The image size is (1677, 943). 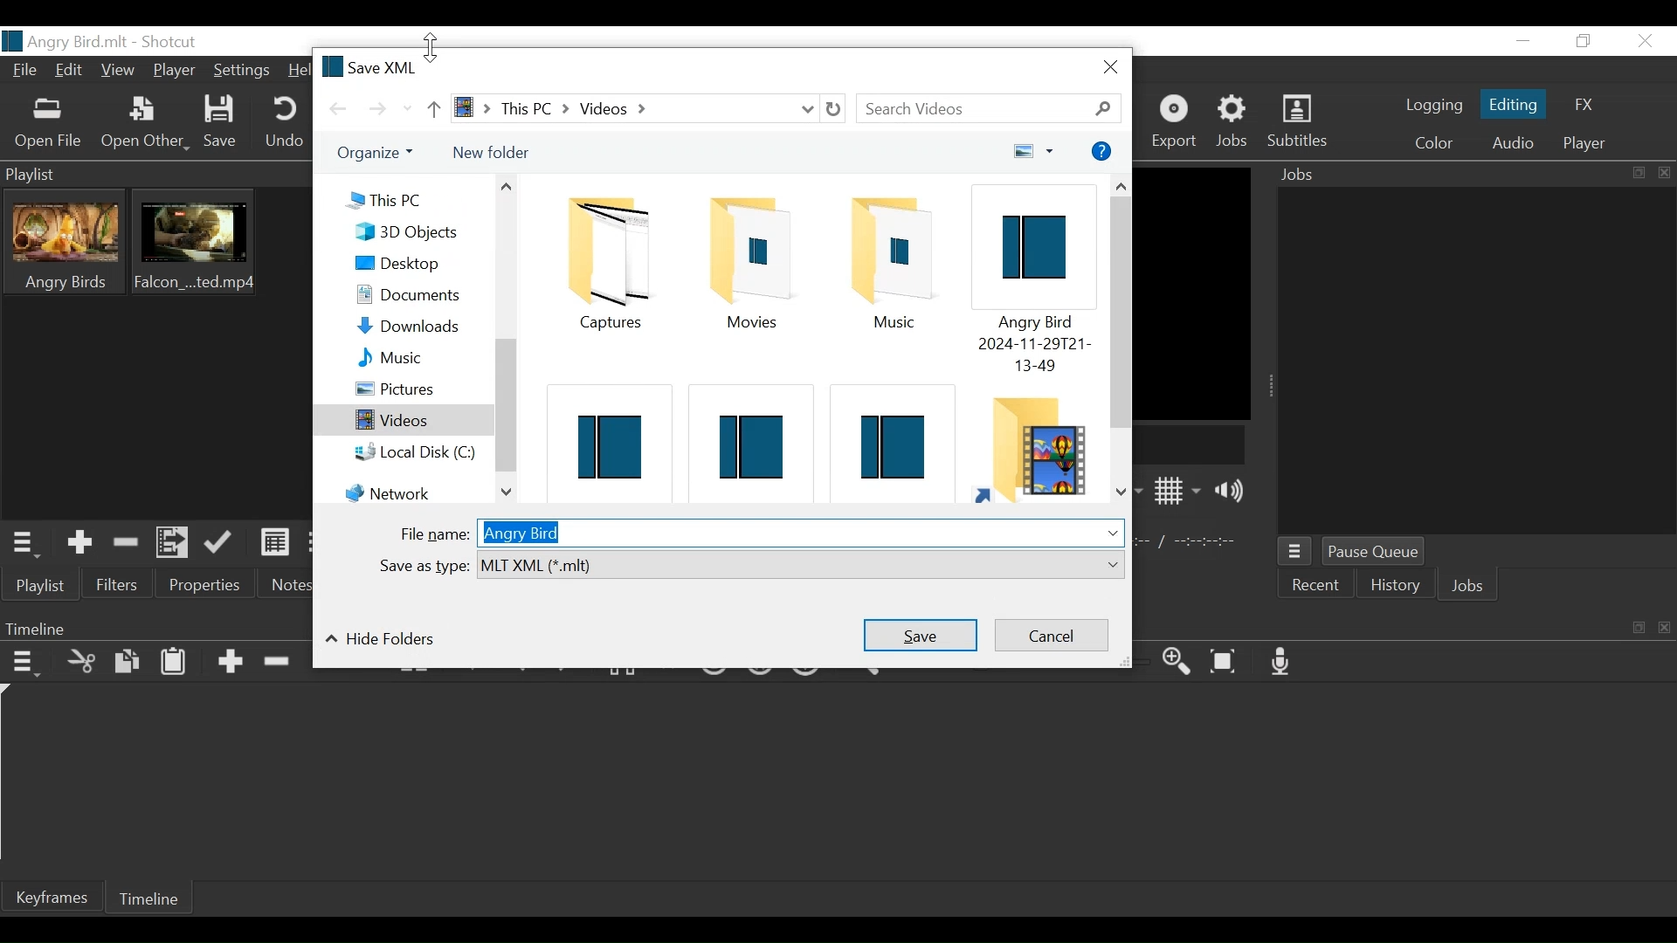 What do you see at coordinates (167, 43) in the screenshot?
I see `Shotcut` at bounding box center [167, 43].